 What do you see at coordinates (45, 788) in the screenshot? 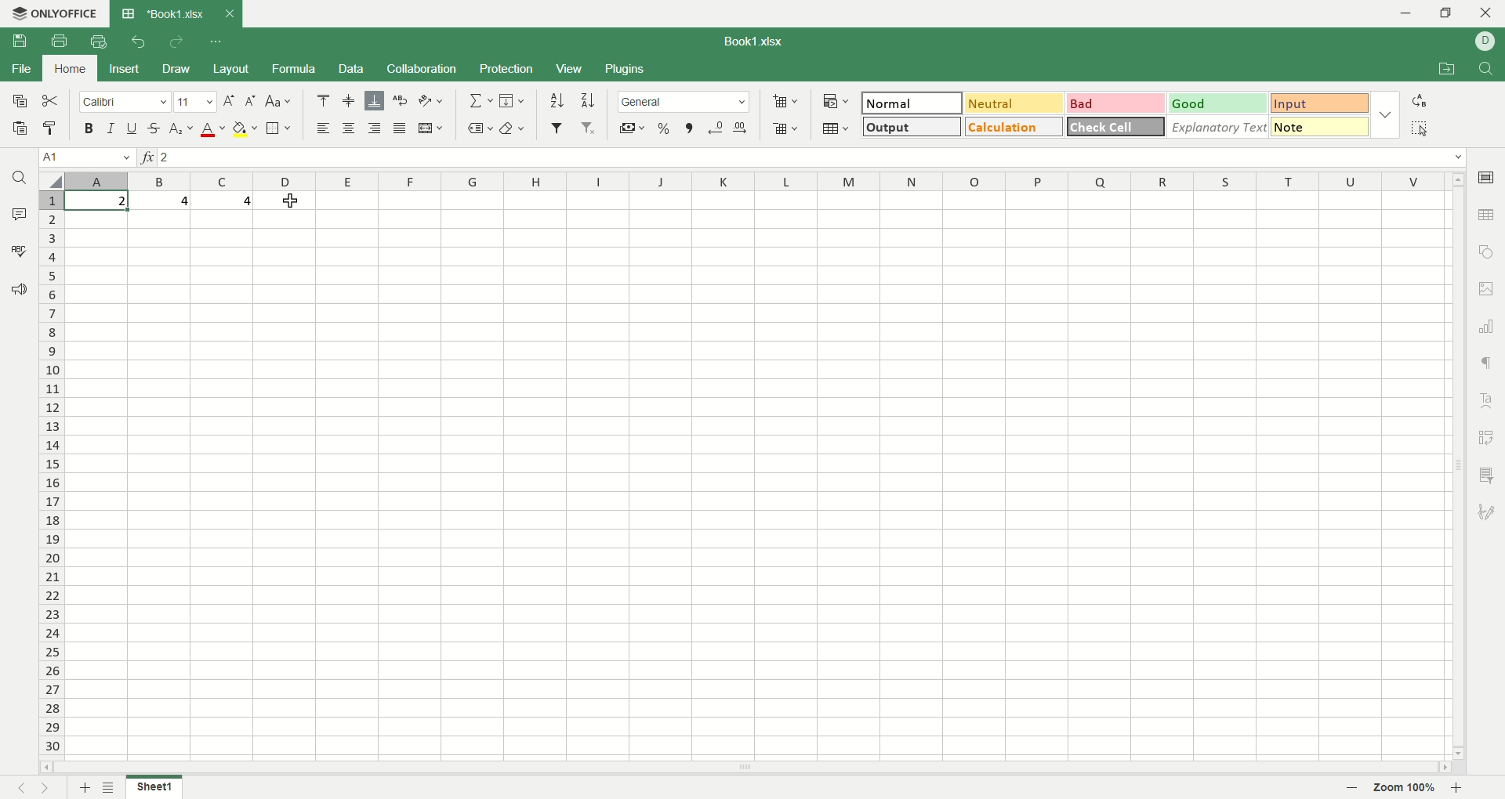
I see `next sheet` at bounding box center [45, 788].